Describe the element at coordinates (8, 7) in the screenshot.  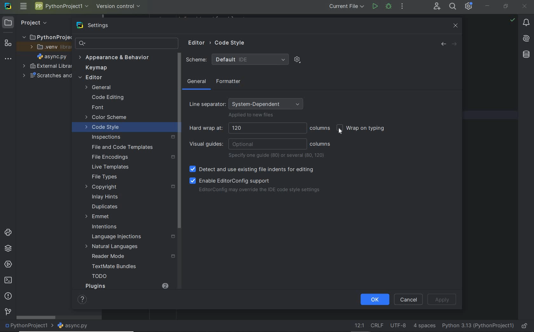
I see `system name` at that location.